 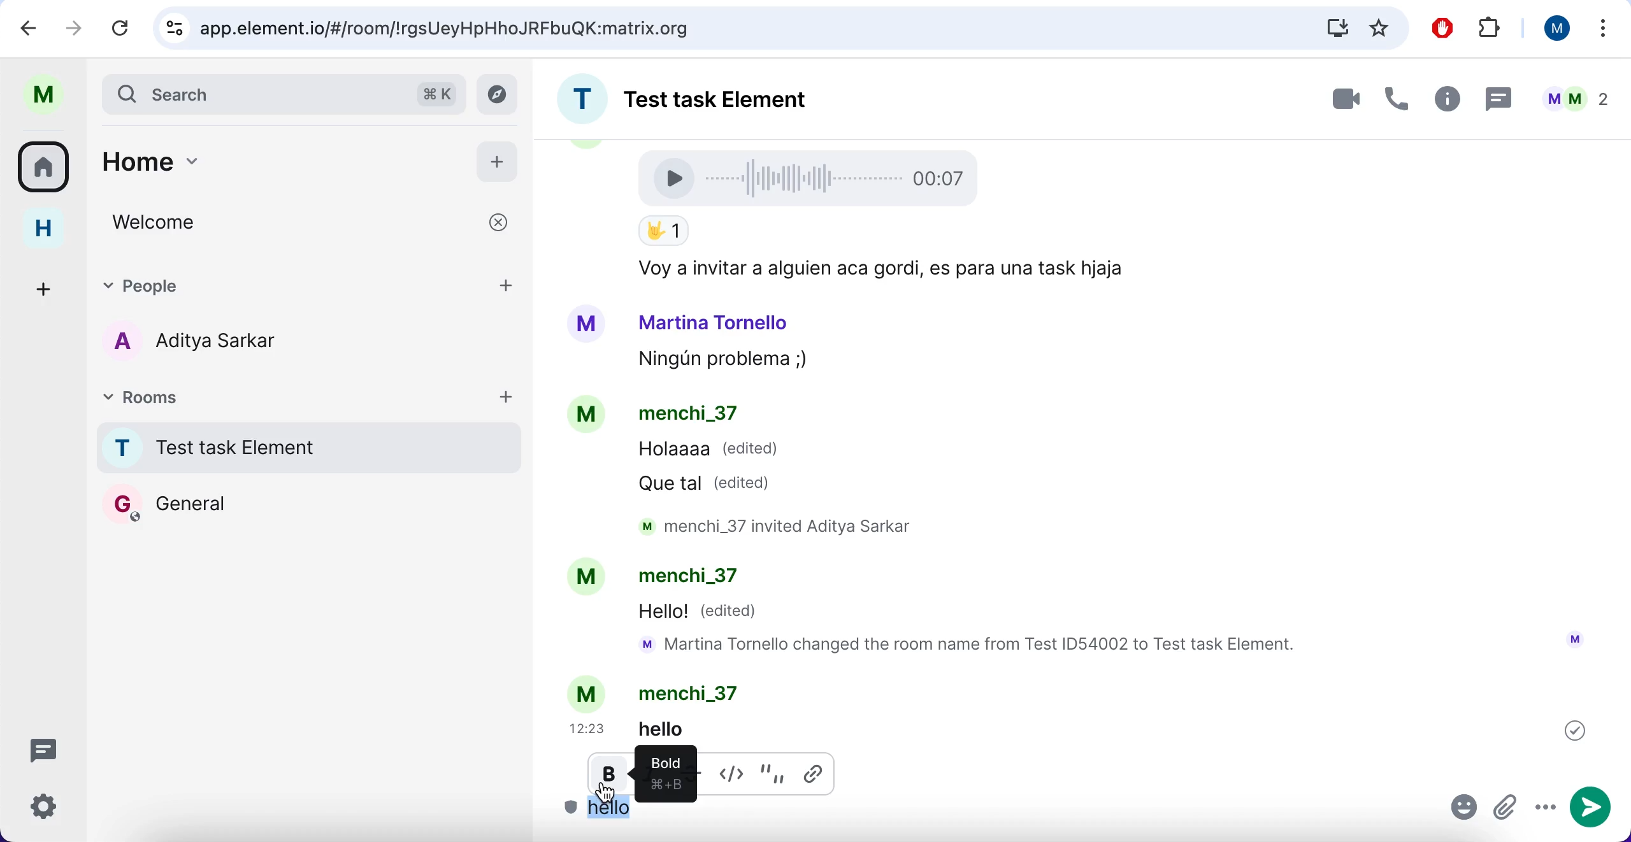 I want to click on more options, so click(x=1604, y=31).